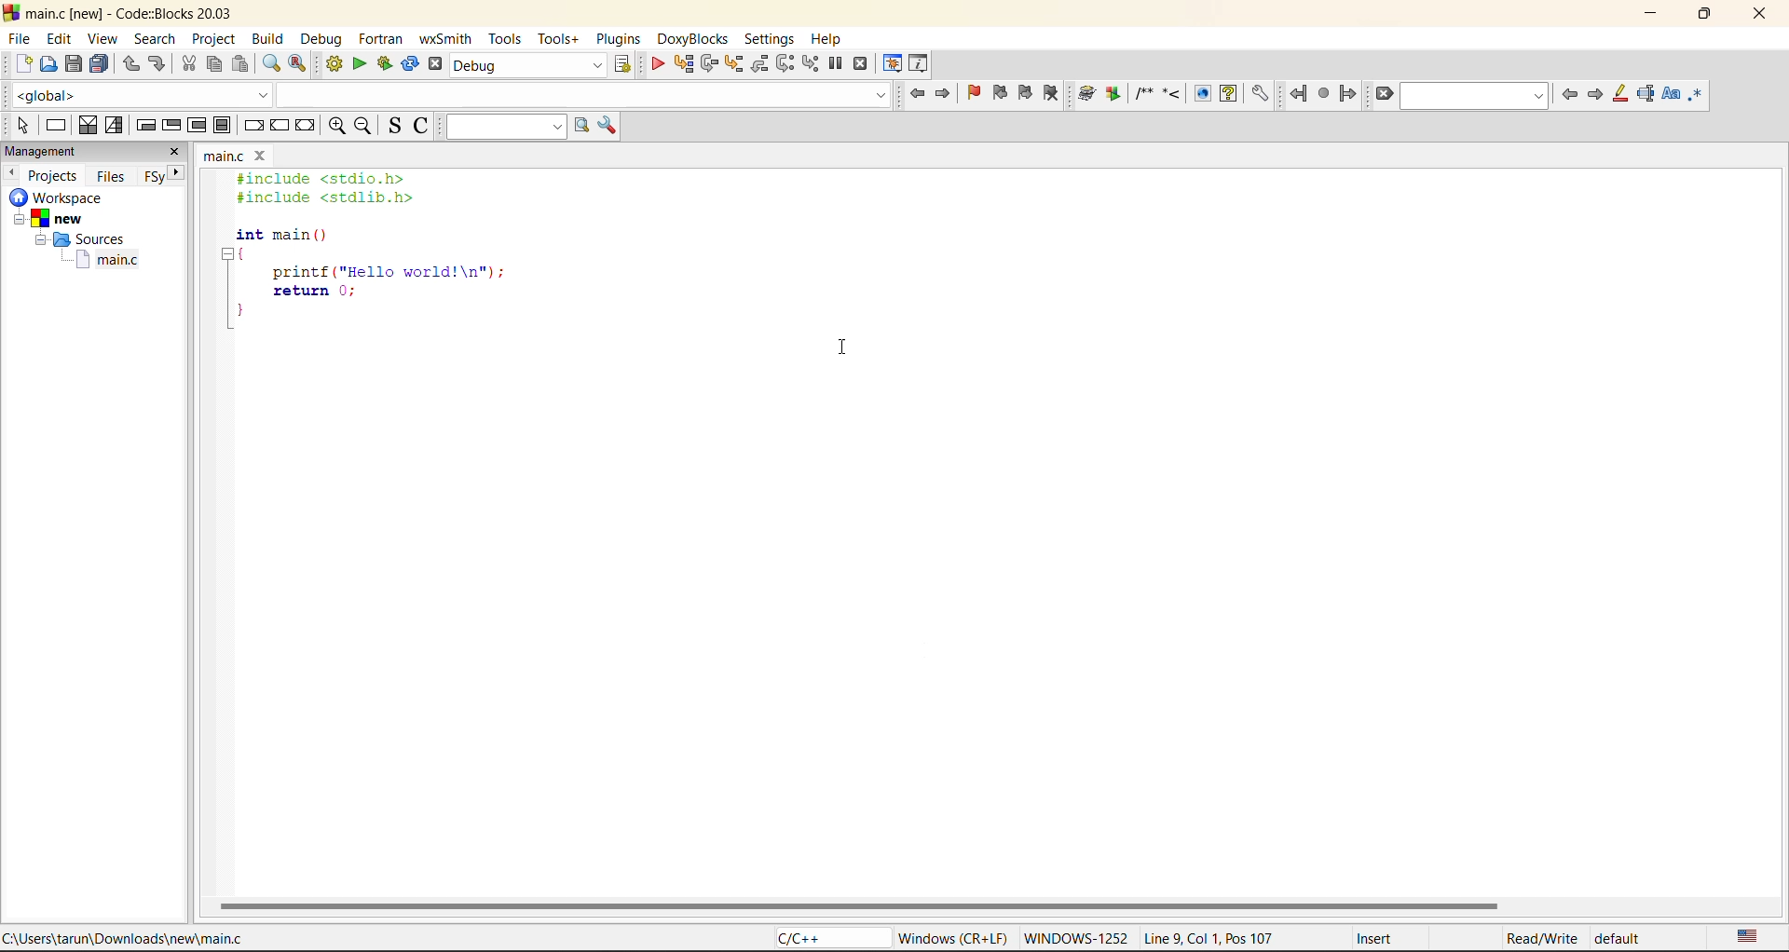  I want to click on copy, so click(215, 63).